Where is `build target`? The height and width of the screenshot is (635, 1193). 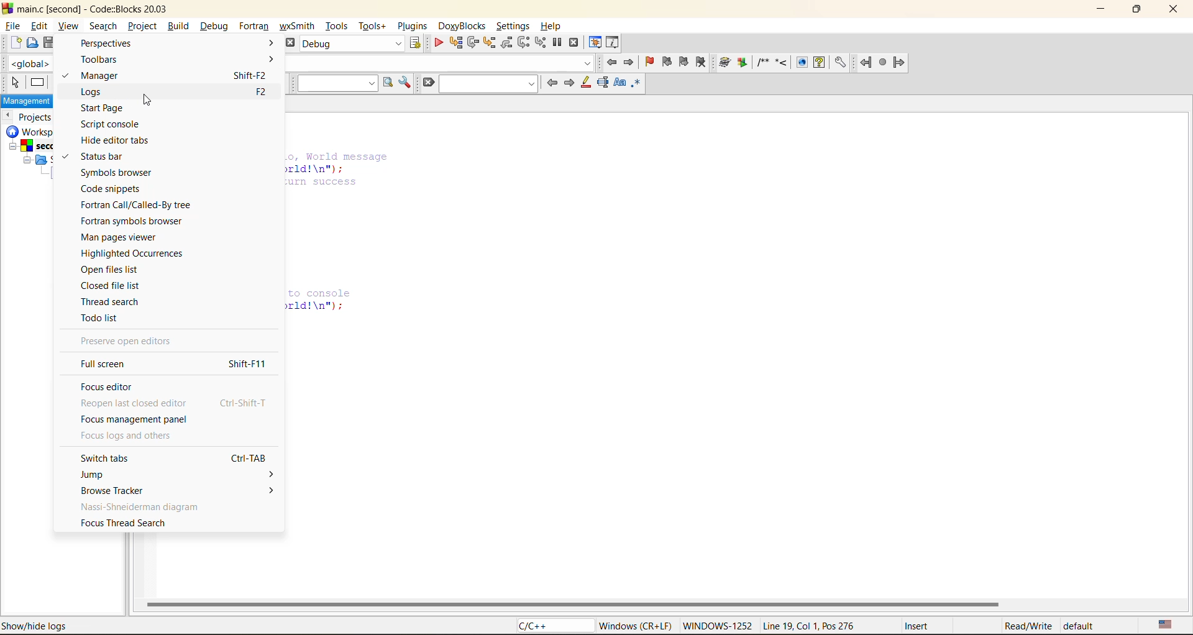 build target is located at coordinates (354, 43).